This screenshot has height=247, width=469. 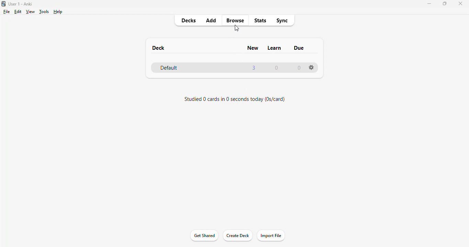 What do you see at coordinates (169, 68) in the screenshot?
I see `default` at bounding box center [169, 68].